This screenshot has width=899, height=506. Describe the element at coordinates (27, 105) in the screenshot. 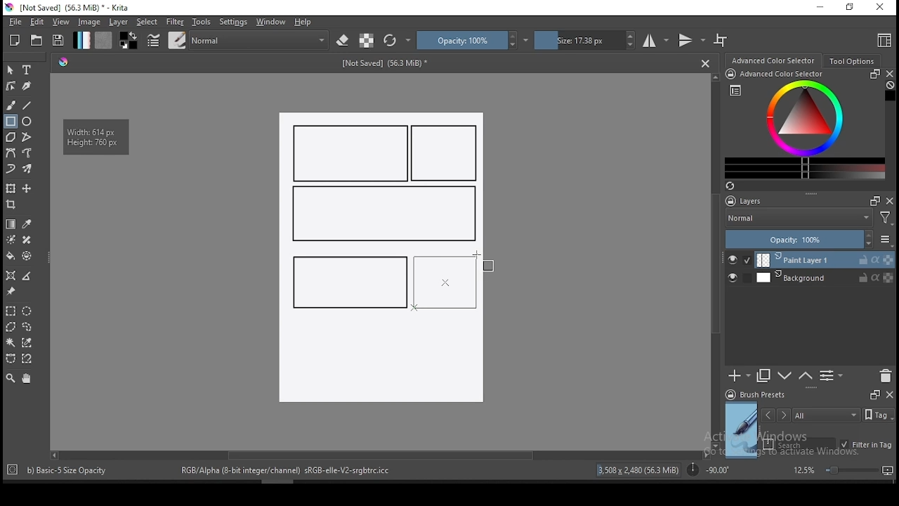

I see `line tool` at that location.